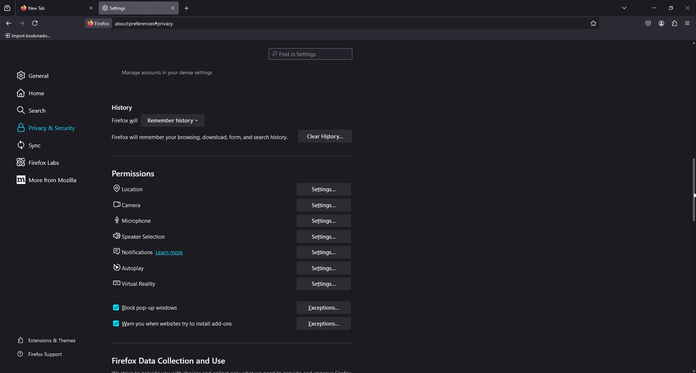 This screenshot has height=373, width=696. I want to click on search, so click(38, 110).